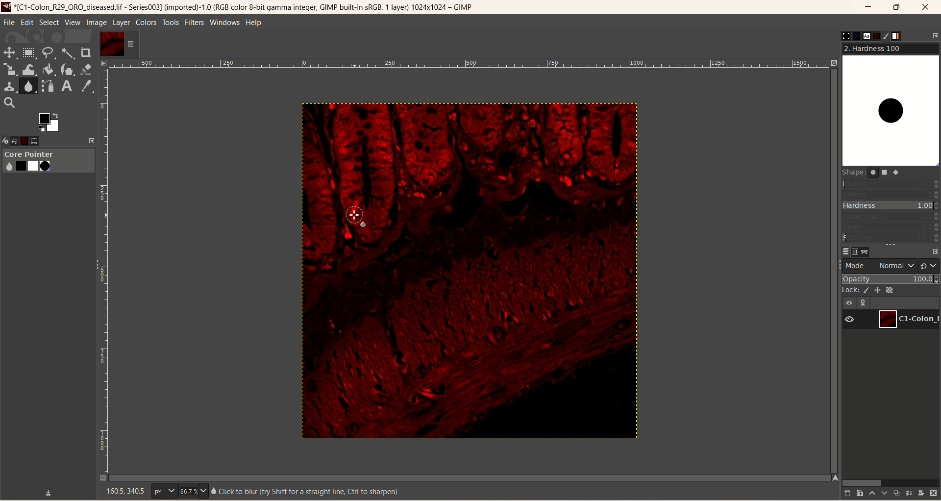 The image size is (941, 501). I want to click on path tool, so click(49, 86).